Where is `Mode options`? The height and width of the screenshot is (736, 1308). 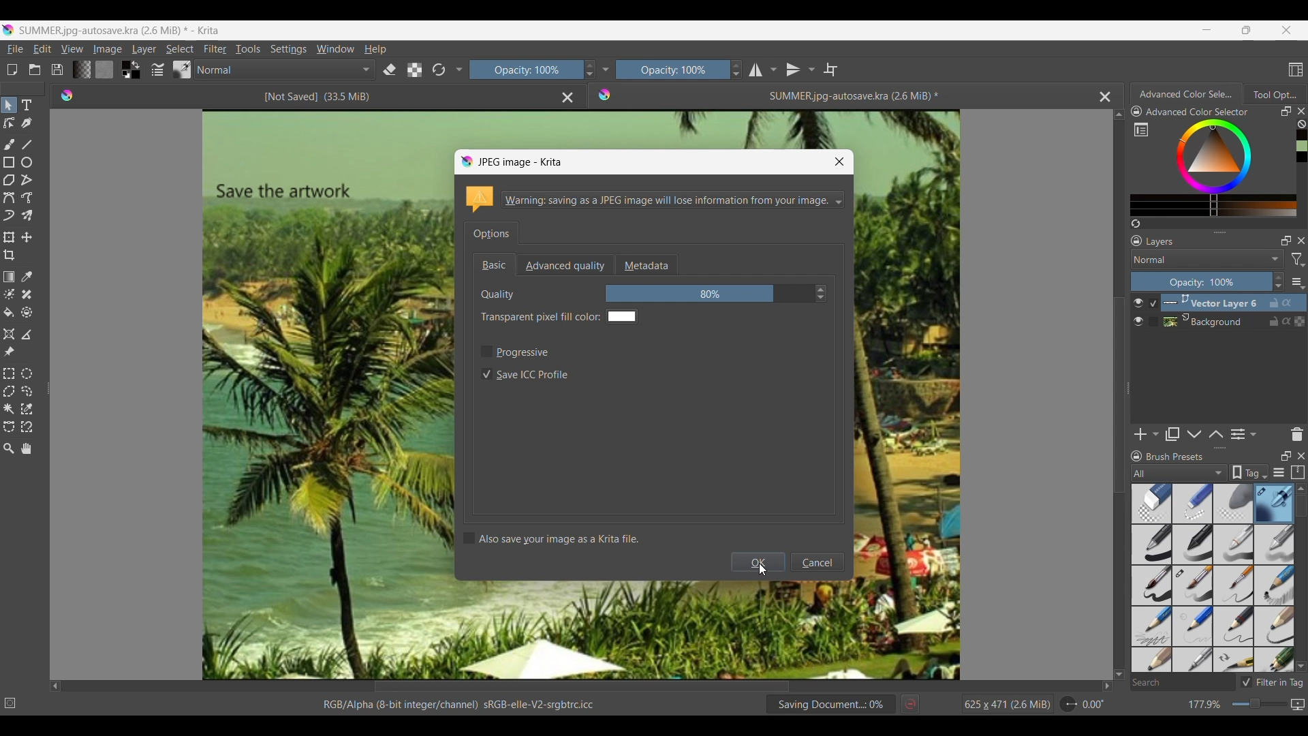
Mode options is located at coordinates (1208, 259).